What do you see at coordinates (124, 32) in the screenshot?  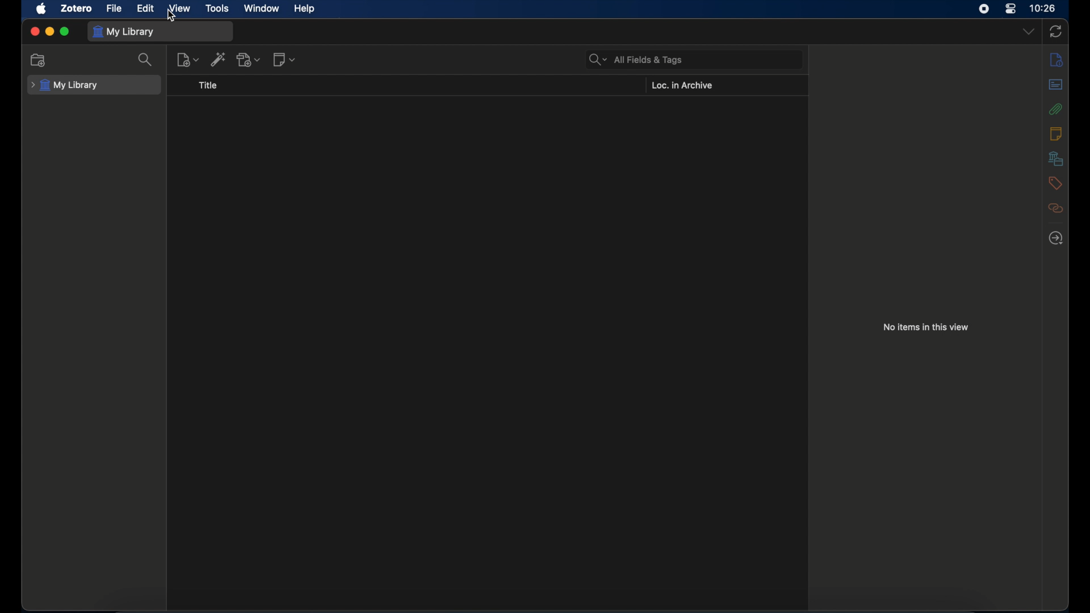 I see `my library` at bounding box center [124, 32].